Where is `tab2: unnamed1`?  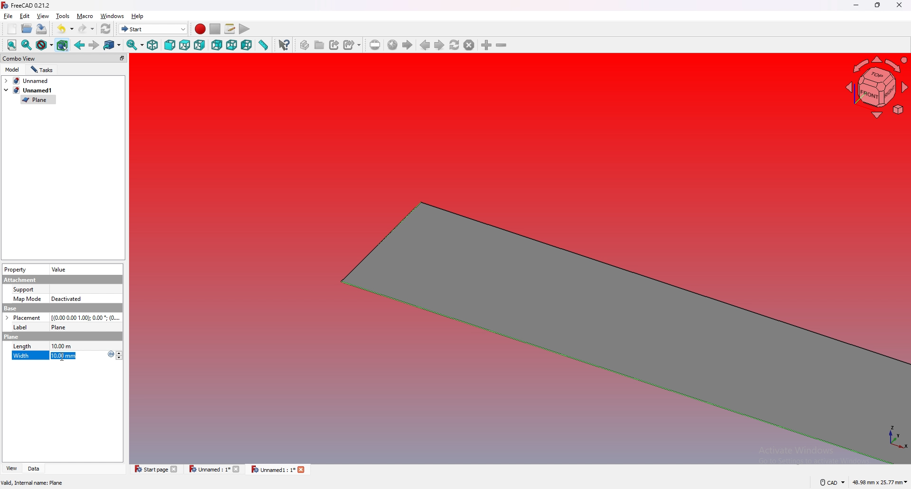 tab2: unnamed1 is located at coordinates (28, 90).